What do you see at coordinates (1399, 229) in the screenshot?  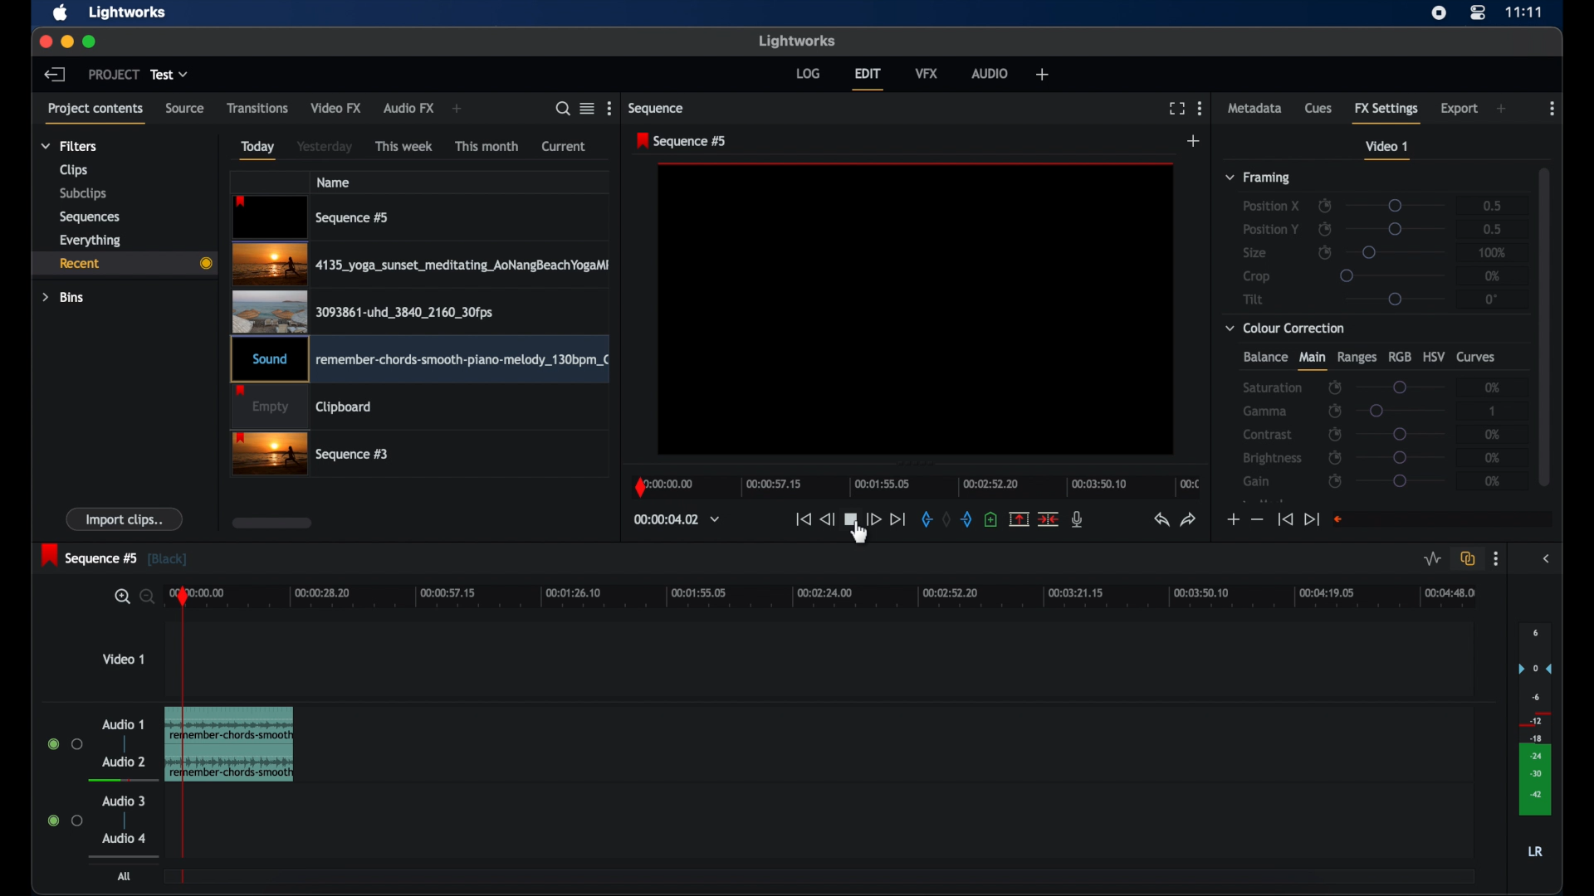 I see `slider` at bounding box center [1399, 229].